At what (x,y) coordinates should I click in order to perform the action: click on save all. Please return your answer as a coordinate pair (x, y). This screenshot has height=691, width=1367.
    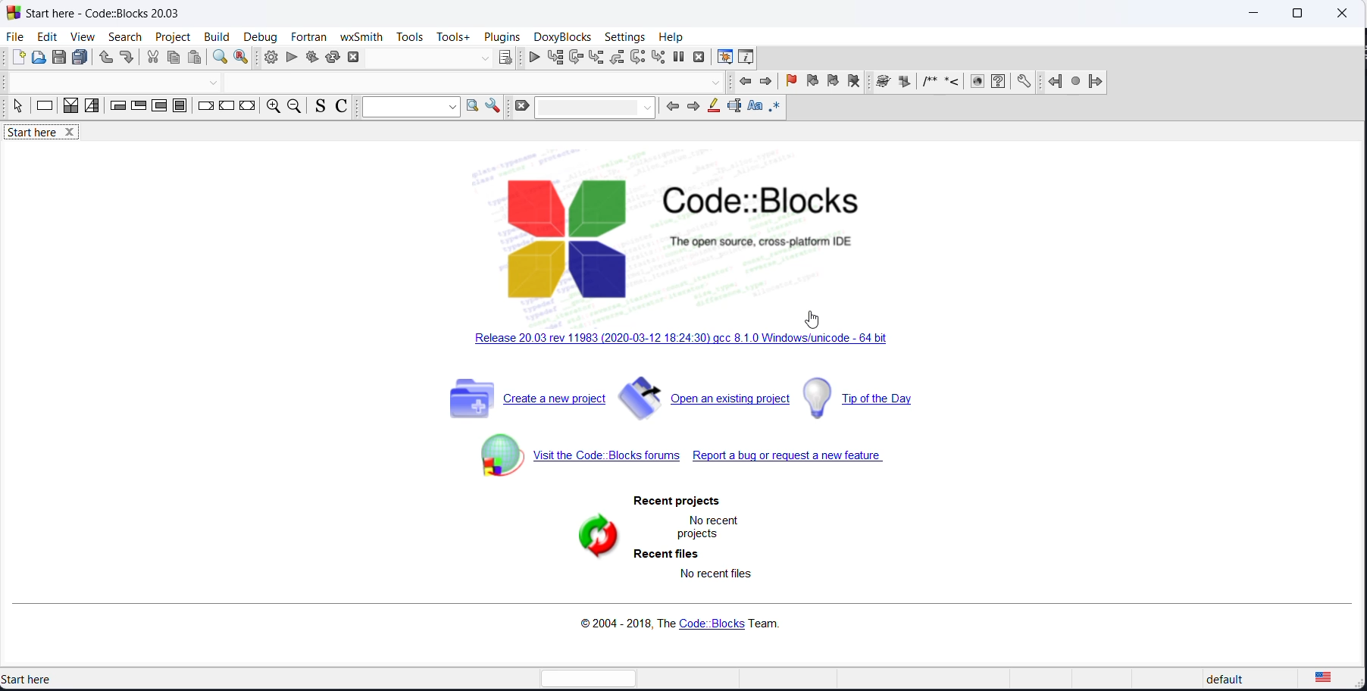
    Looking at the image, I should click on (83, 58).